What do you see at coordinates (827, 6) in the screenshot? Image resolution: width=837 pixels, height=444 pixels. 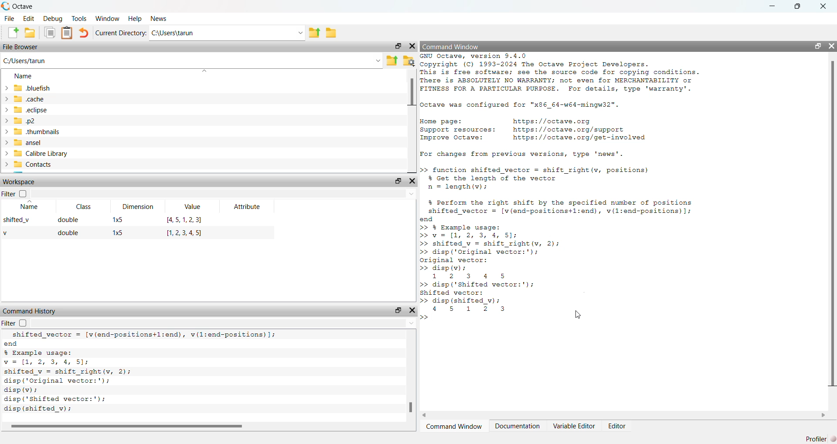 I see `close` at bounding box center [827, 6].